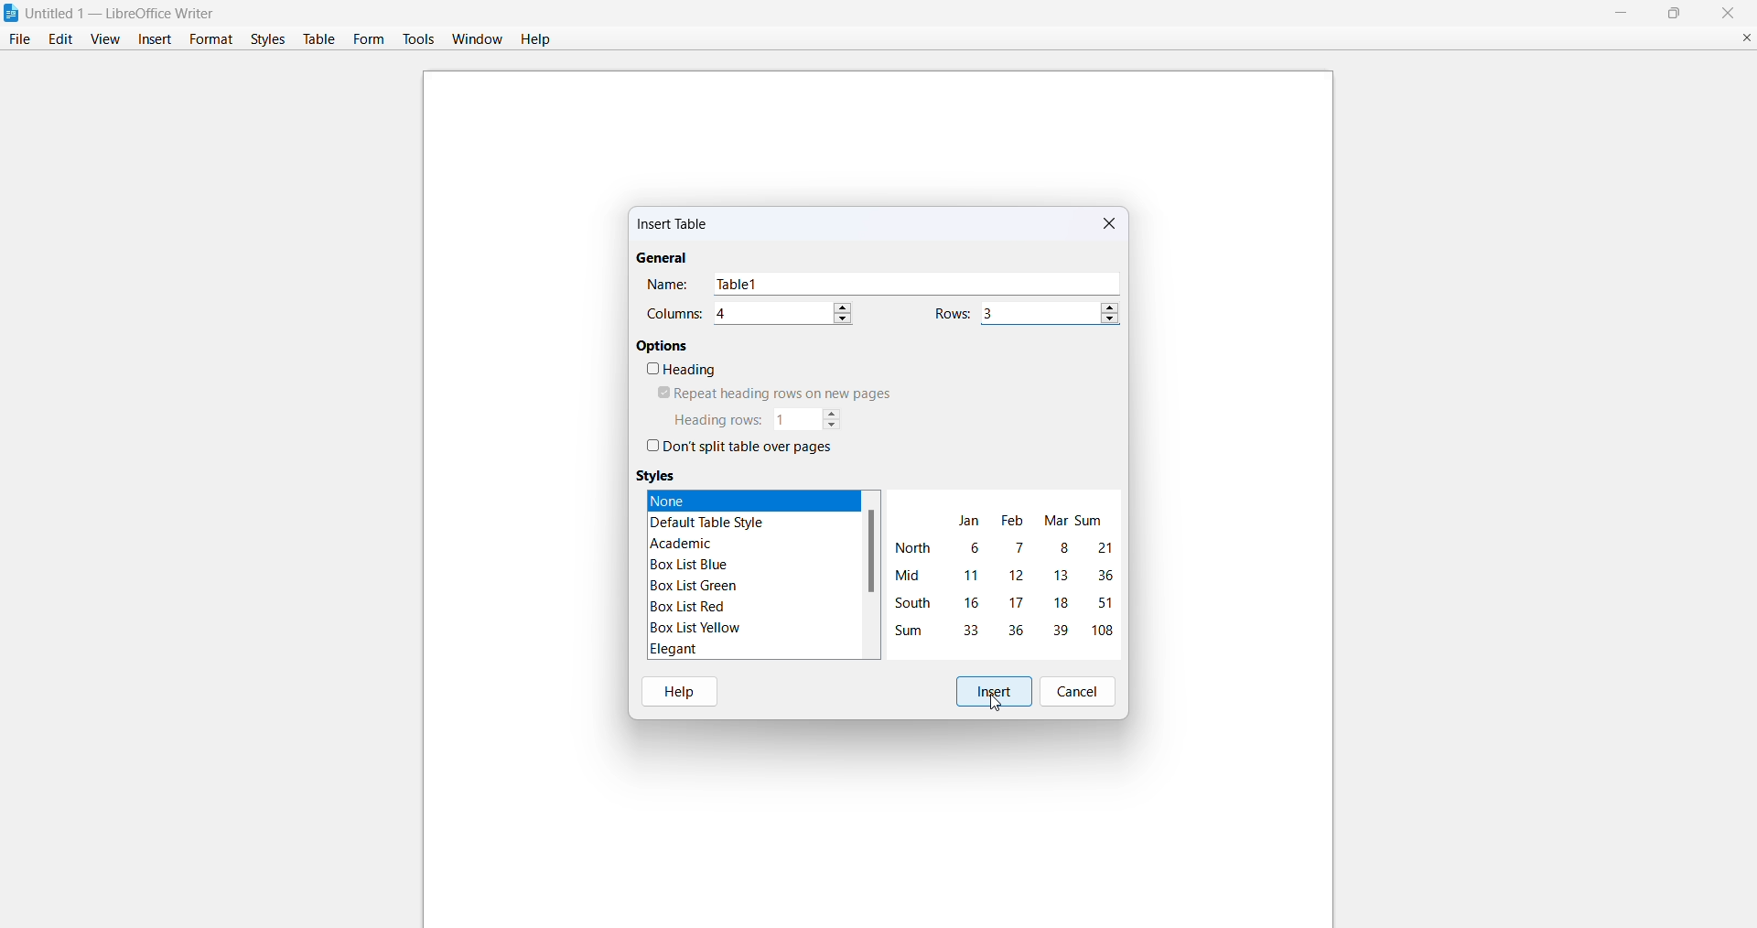  Describe the element at coordinates (730, 500) in the screenshot. I see `none` at that location.